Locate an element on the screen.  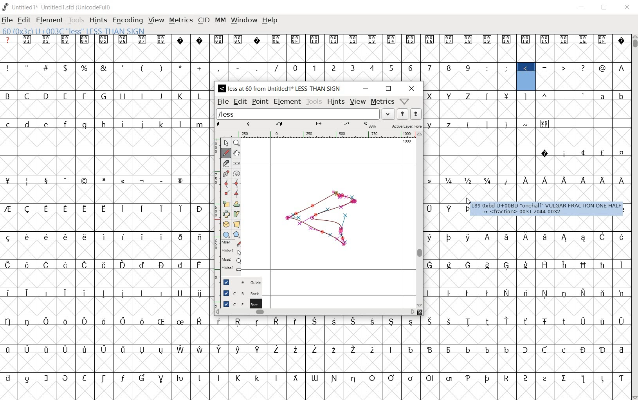
fractions  is located at coordinates (461, 179).